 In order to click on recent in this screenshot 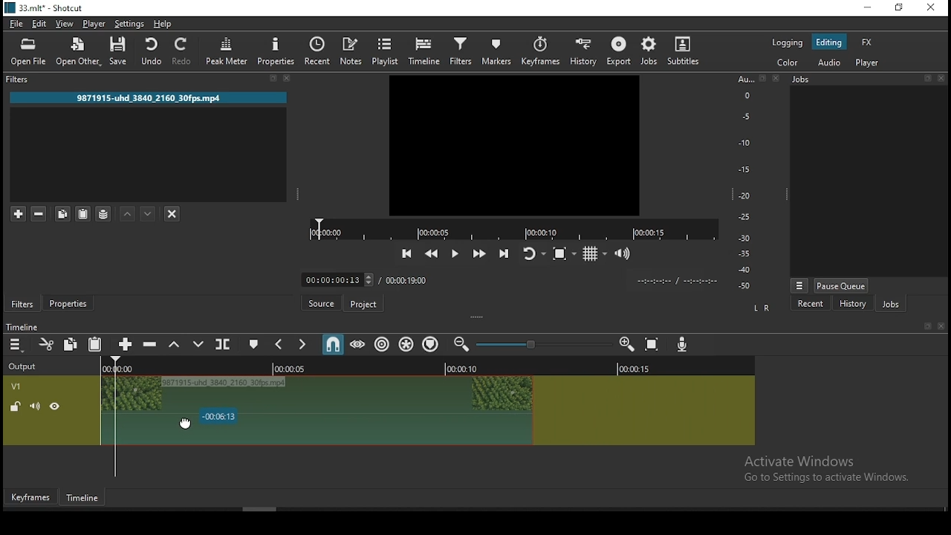, I will do `click(818, 303)`.